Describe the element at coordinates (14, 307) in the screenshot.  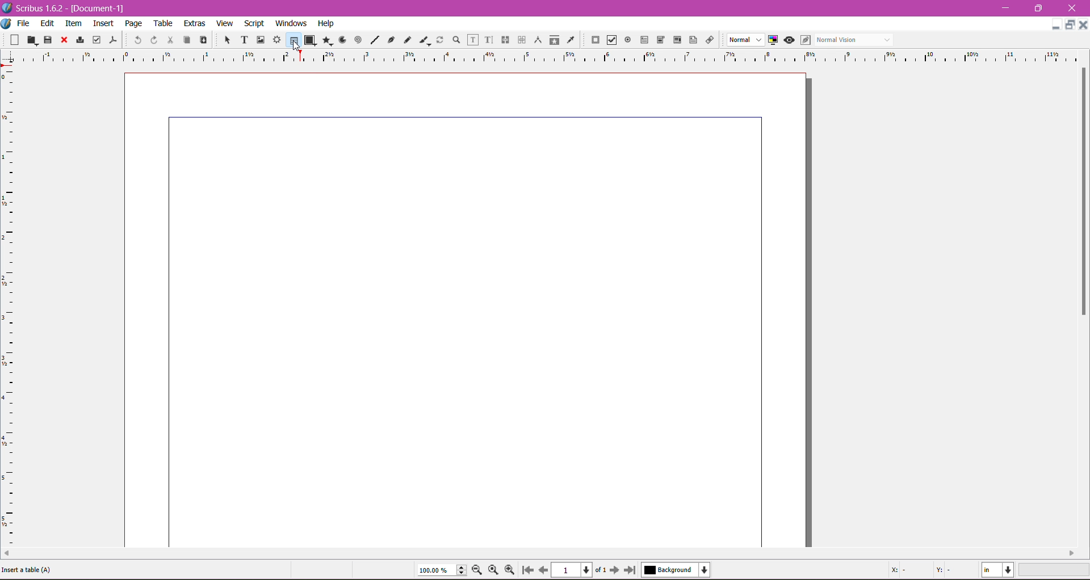
I see `Grid` at that location.